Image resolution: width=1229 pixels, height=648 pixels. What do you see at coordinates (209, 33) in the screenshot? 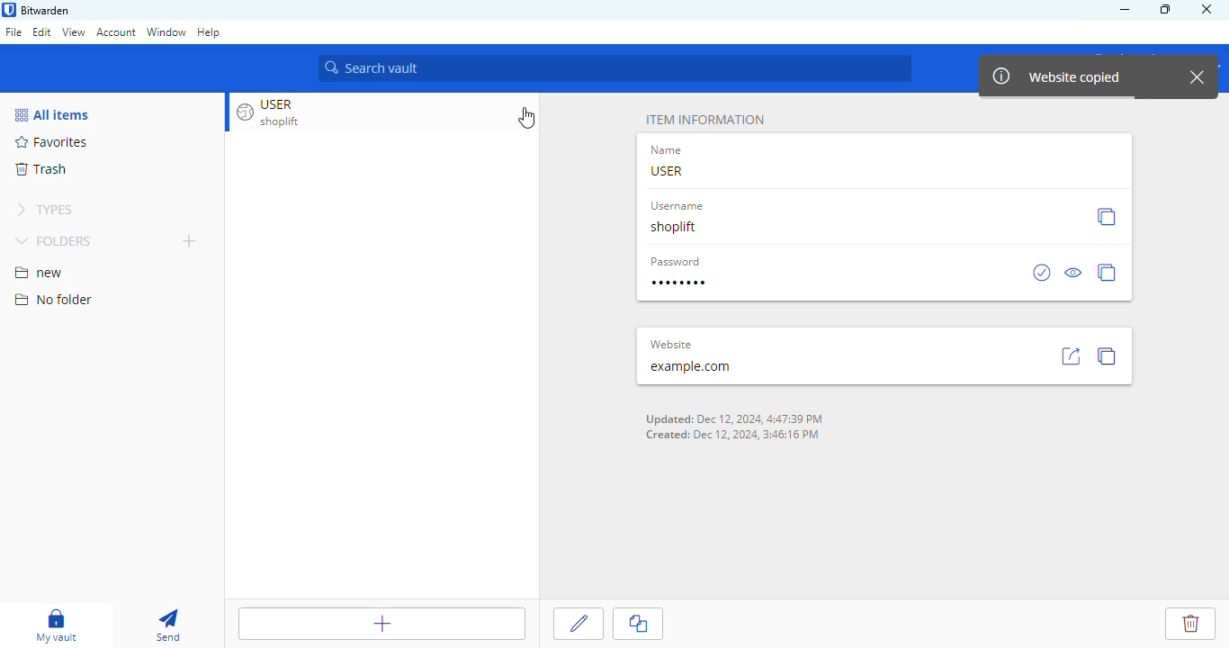
I see `help` at bounding box center [209, 33].